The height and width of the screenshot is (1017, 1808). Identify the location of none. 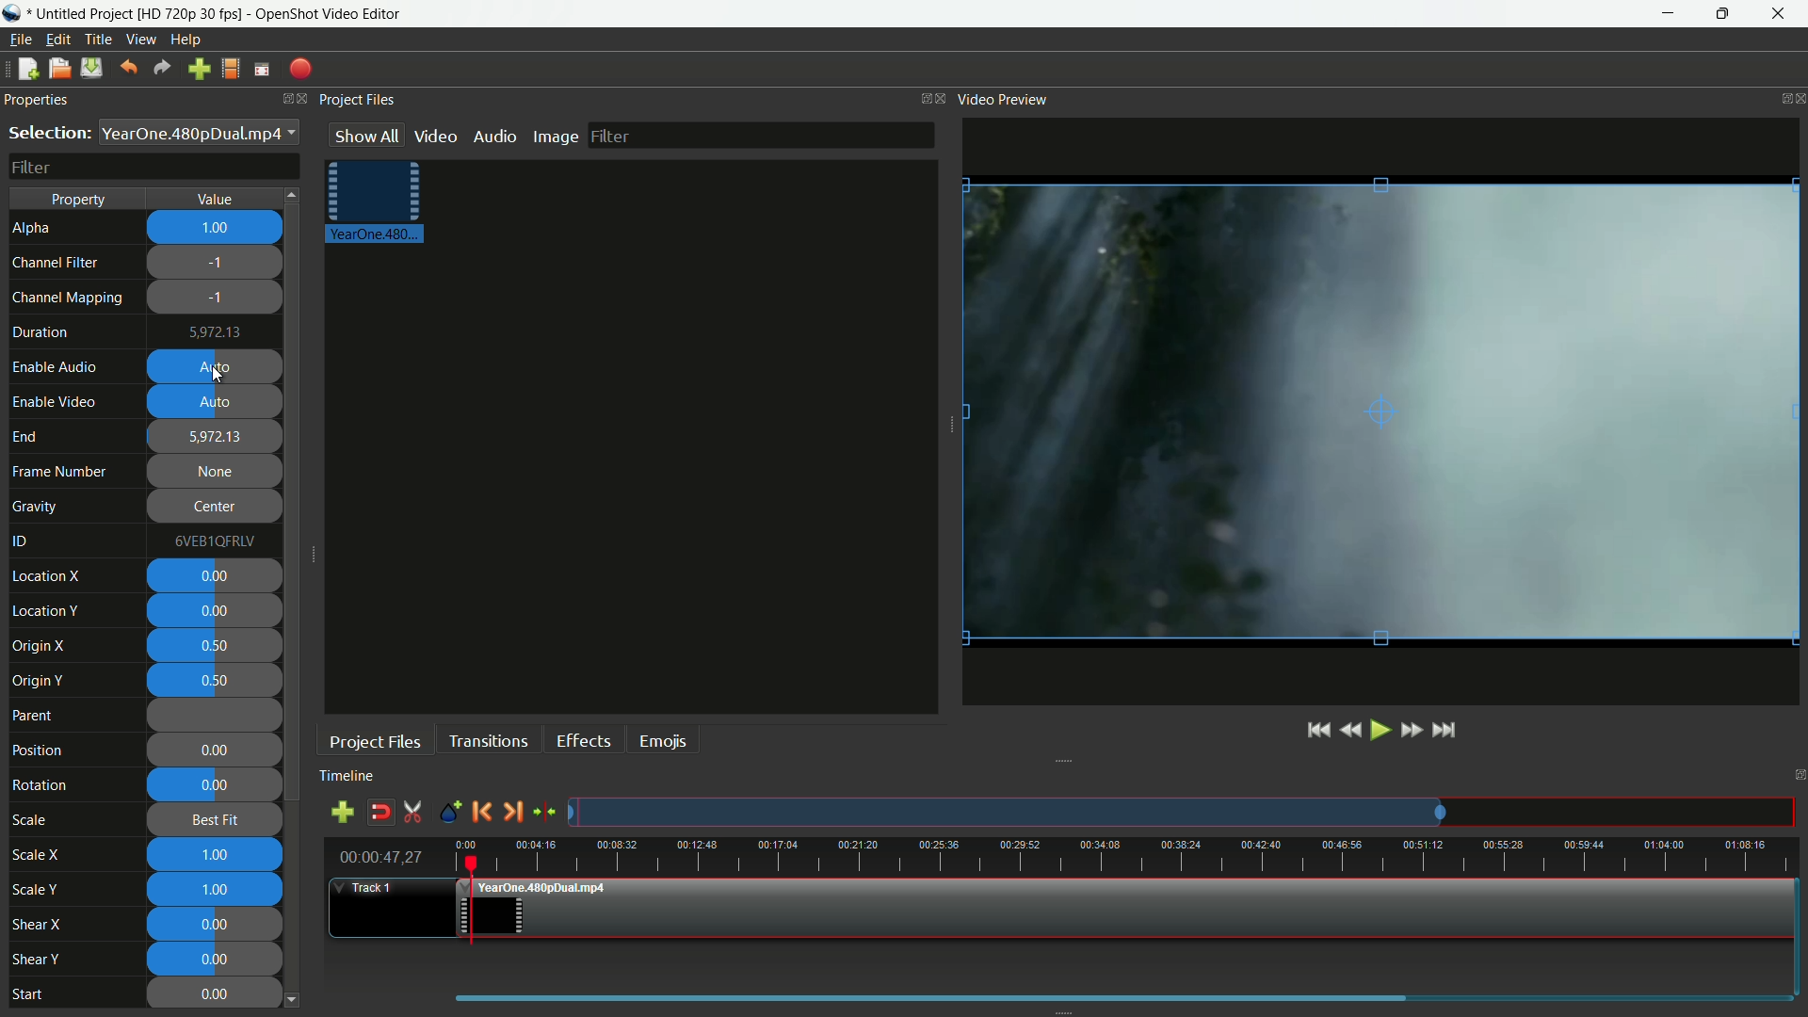
(217, 474).